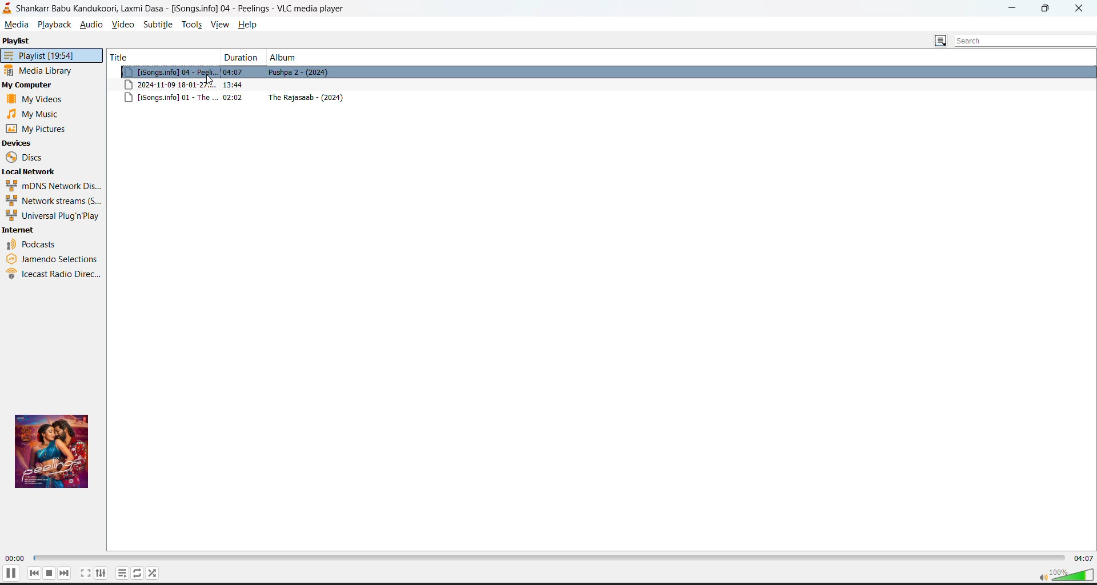 This screenshot has width=1097, height=585. Describe the element at coordinates (102, 574) in the screenshot. I see `settings` at that location.